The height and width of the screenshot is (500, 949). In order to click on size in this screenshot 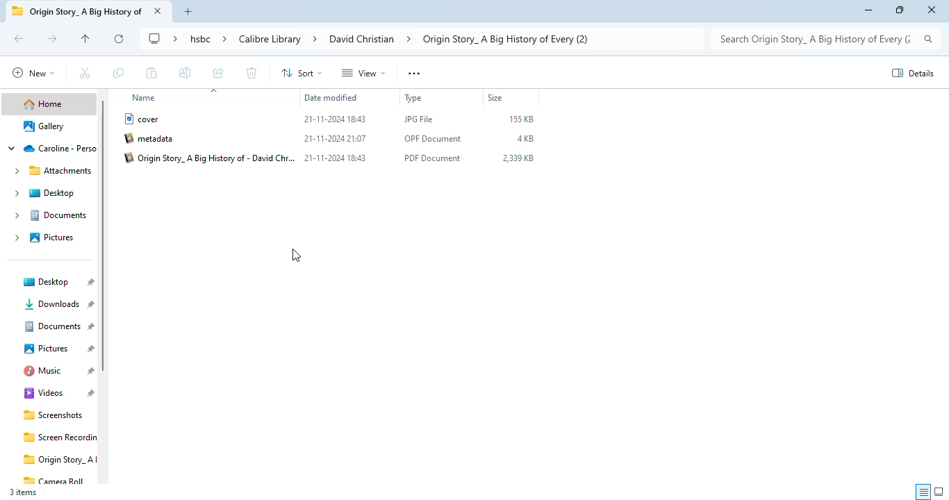, I will do `click(522, 119)`.